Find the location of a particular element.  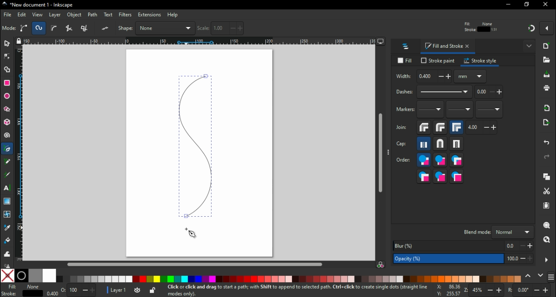

zoom selection is located at coordinates (548, 226).